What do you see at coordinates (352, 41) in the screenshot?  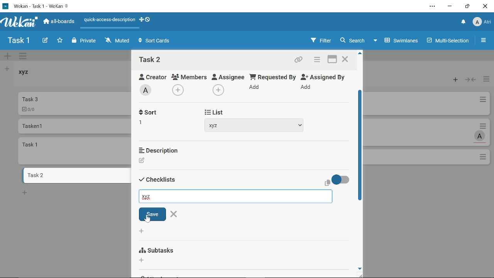 I see `Search` at bounding box center [352, 41].